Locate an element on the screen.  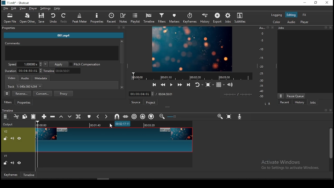
pause queue is located at coordinates (295, 96).